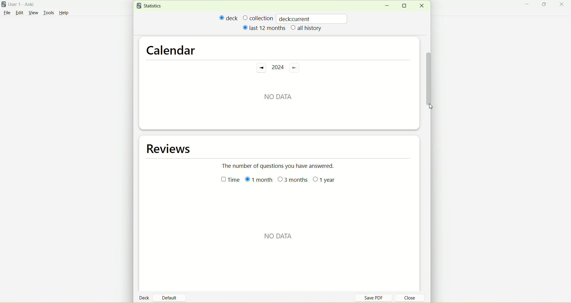 The image size is (571, 303). I want to click on close, so click(563, 5).